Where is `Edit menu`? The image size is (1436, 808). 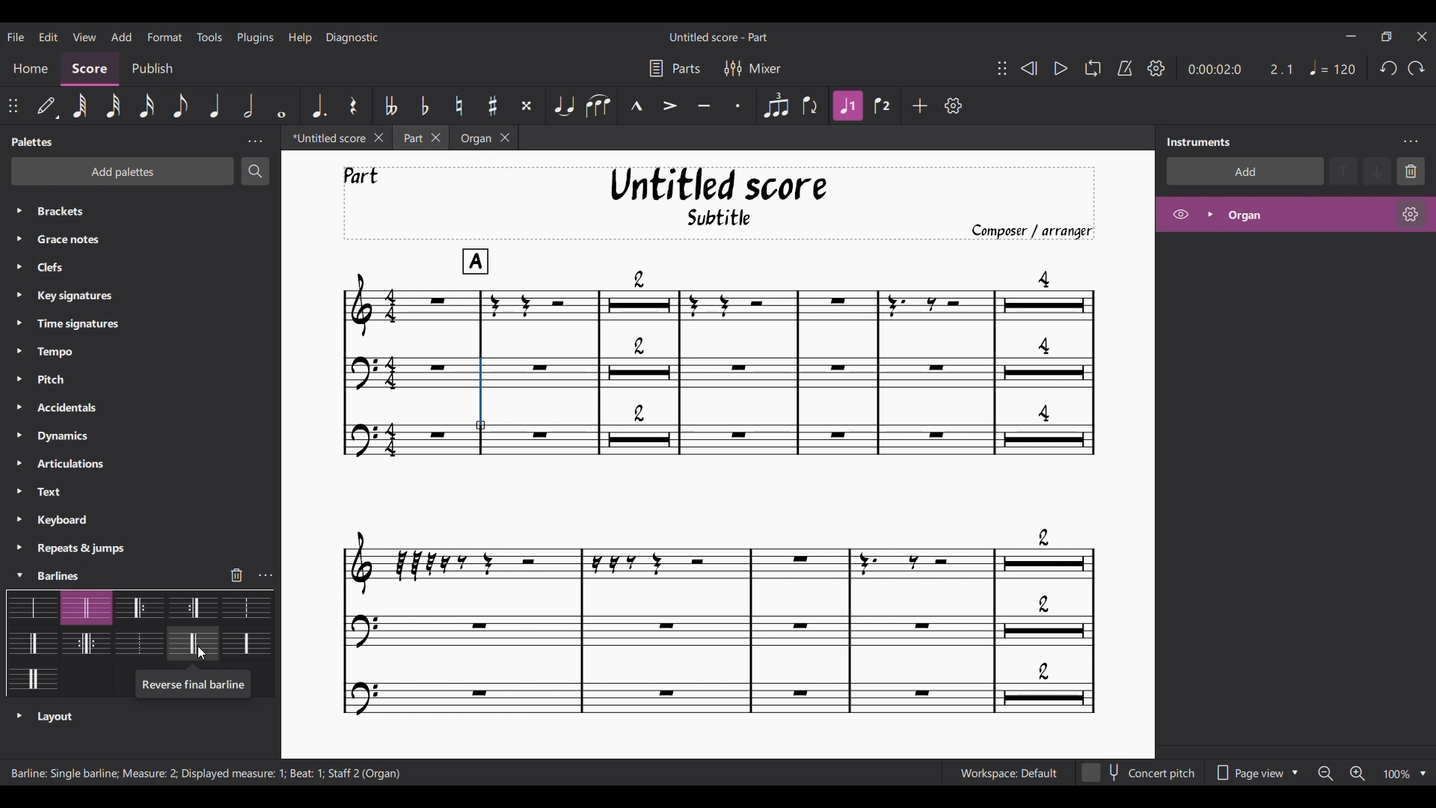
Edit menu is located at coordinates (49, 36).